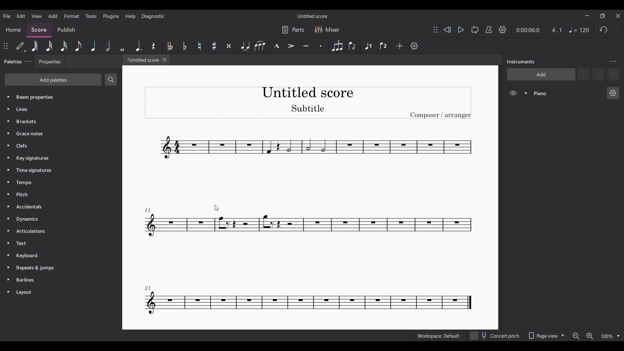  What do you see at coordinates (352, 46) in the screenshot?
I see `Flip direction` at bounding box center [352, 46].